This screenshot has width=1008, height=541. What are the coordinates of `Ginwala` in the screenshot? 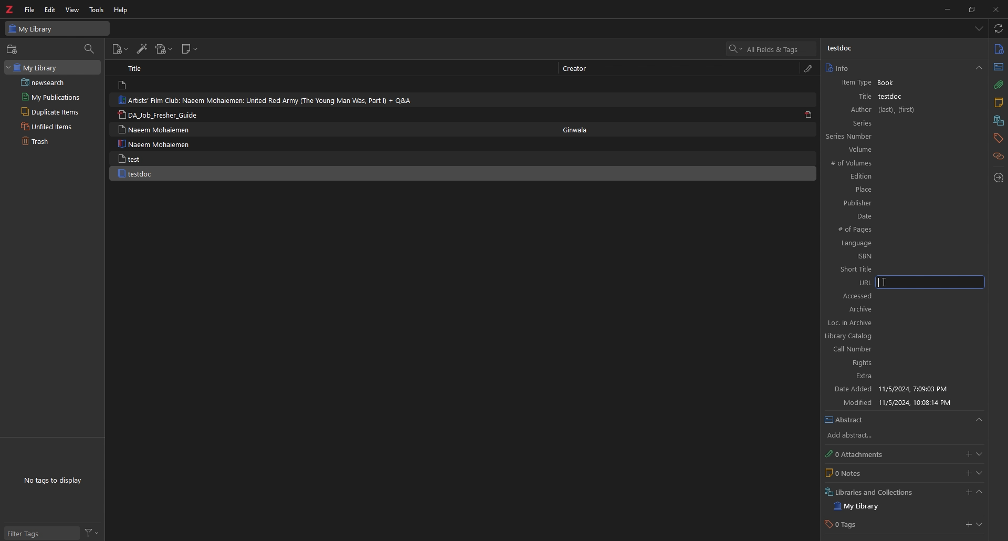 It's located at (581, 130).